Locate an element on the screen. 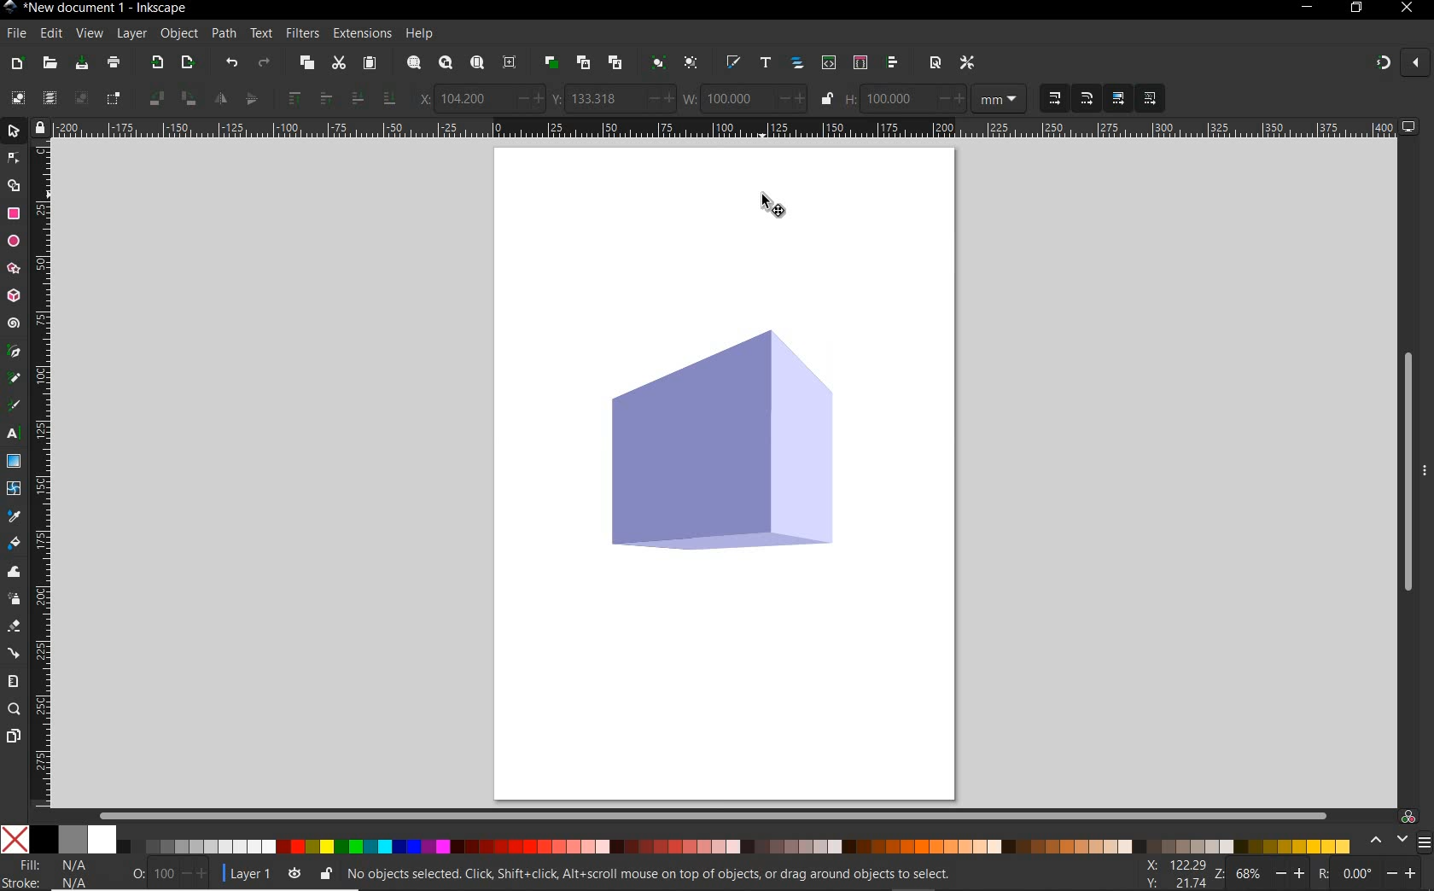  view is located at coordinates (89, 34).